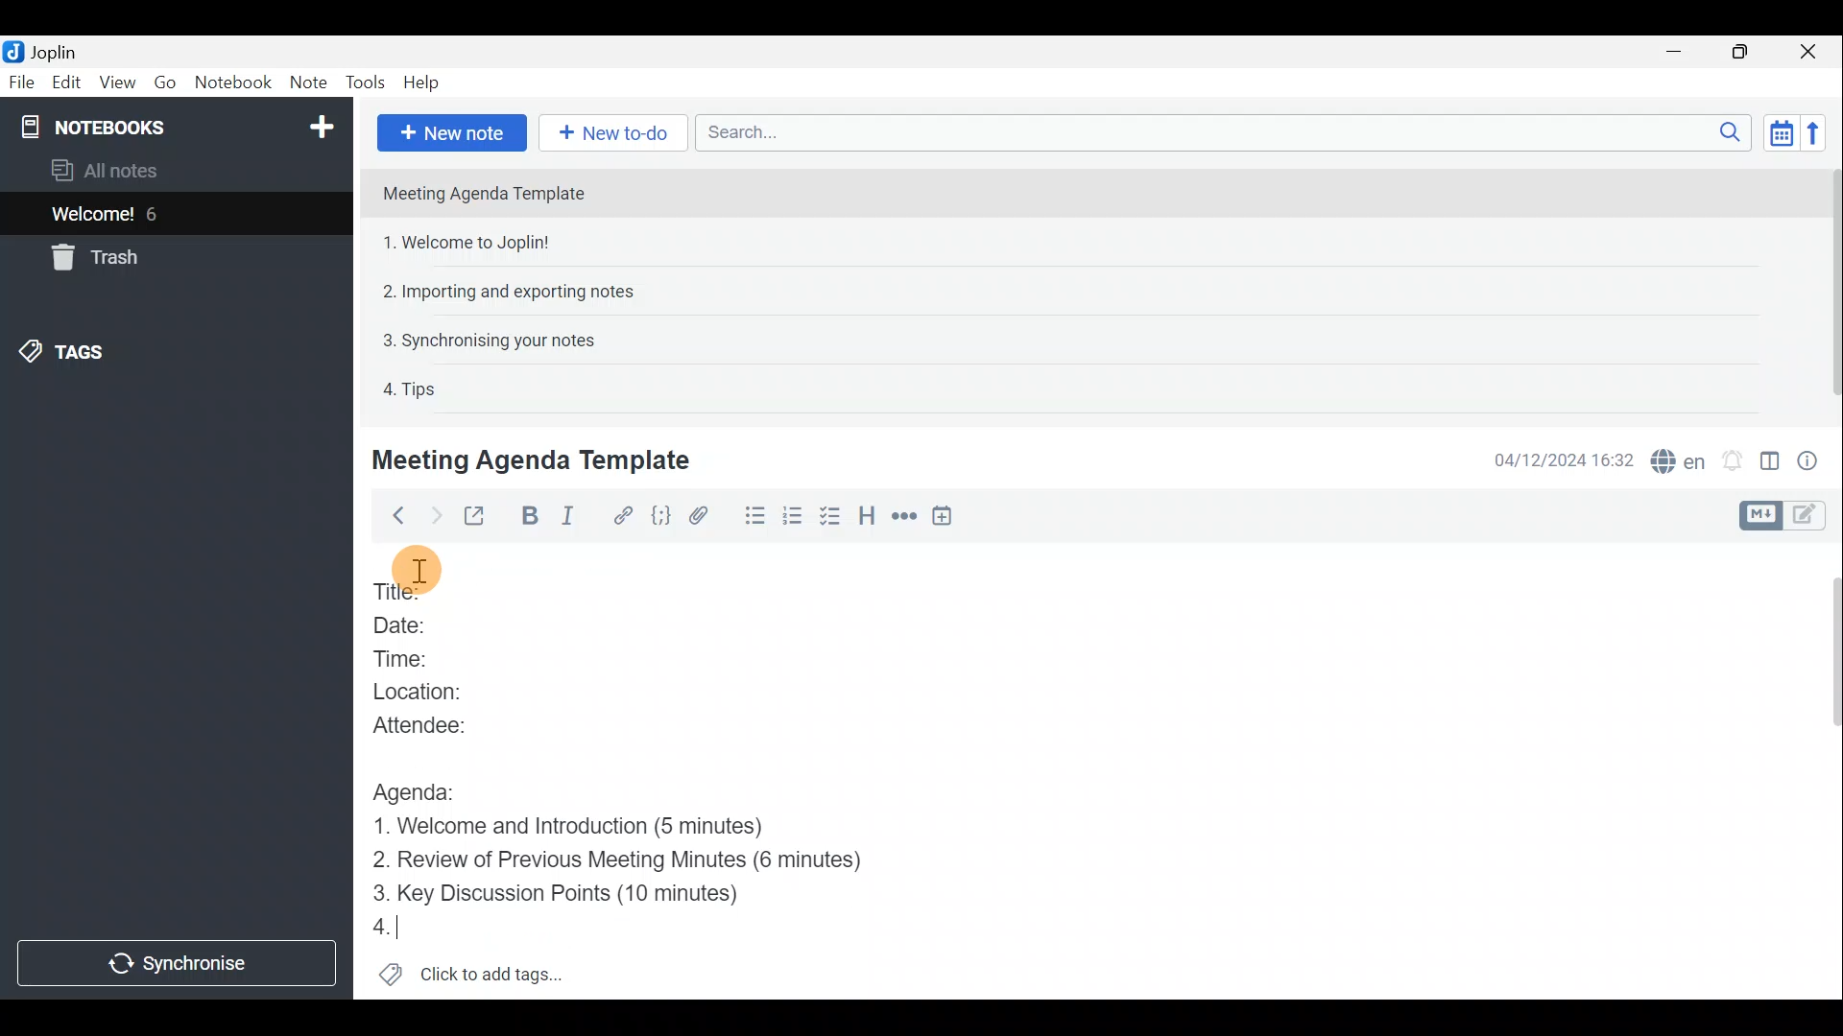 The width and height of the screenshot is (1843, 1036). I want to click on Welcome!, so click(94, 216).